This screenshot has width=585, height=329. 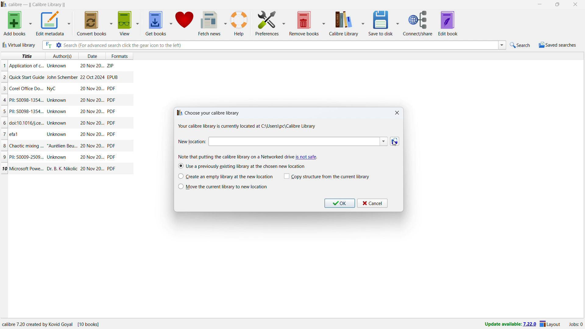 What do you see at coordinates (112, 146) in the screenshot?
I see `PDF` at bounding box center [112, 146].